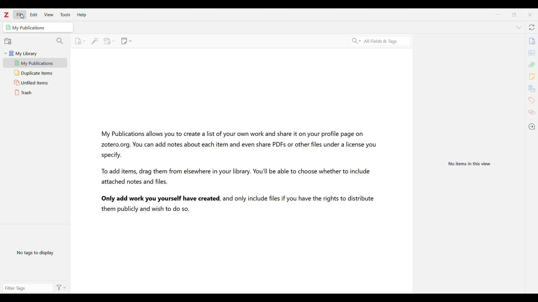  I want to click on No tags to display yet, so click(35, 252).